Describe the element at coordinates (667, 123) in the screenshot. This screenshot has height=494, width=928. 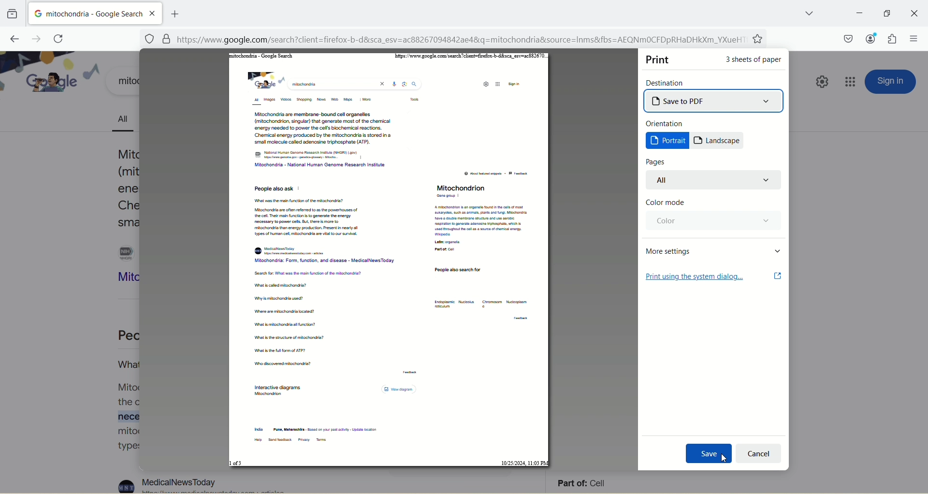
I see `orientation` at that location.